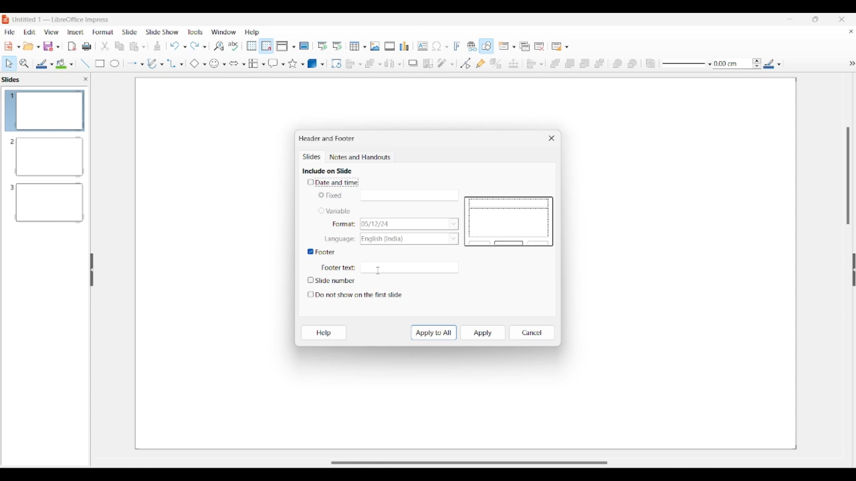 The width and height of the screenshot is (856, 481). I want to click on Align objects, so click(535, 64).